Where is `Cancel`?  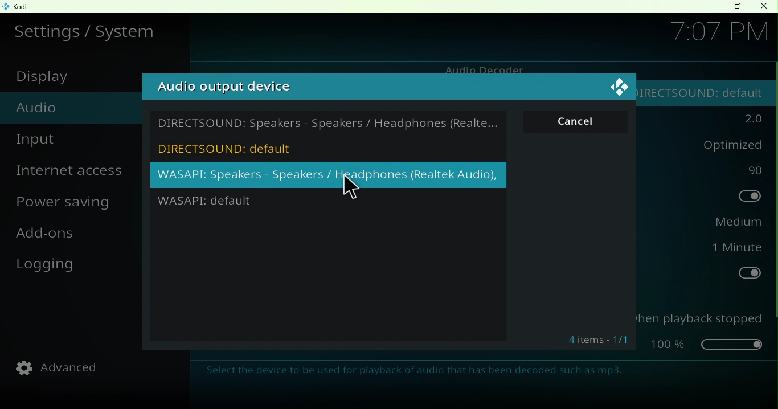 Cancel is located at coordinates (576, 121).